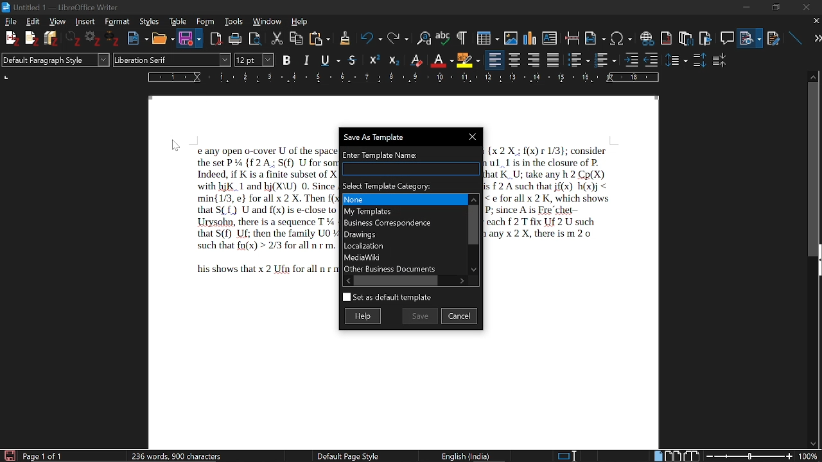  I want to click on change zoom, so click(761, 456).